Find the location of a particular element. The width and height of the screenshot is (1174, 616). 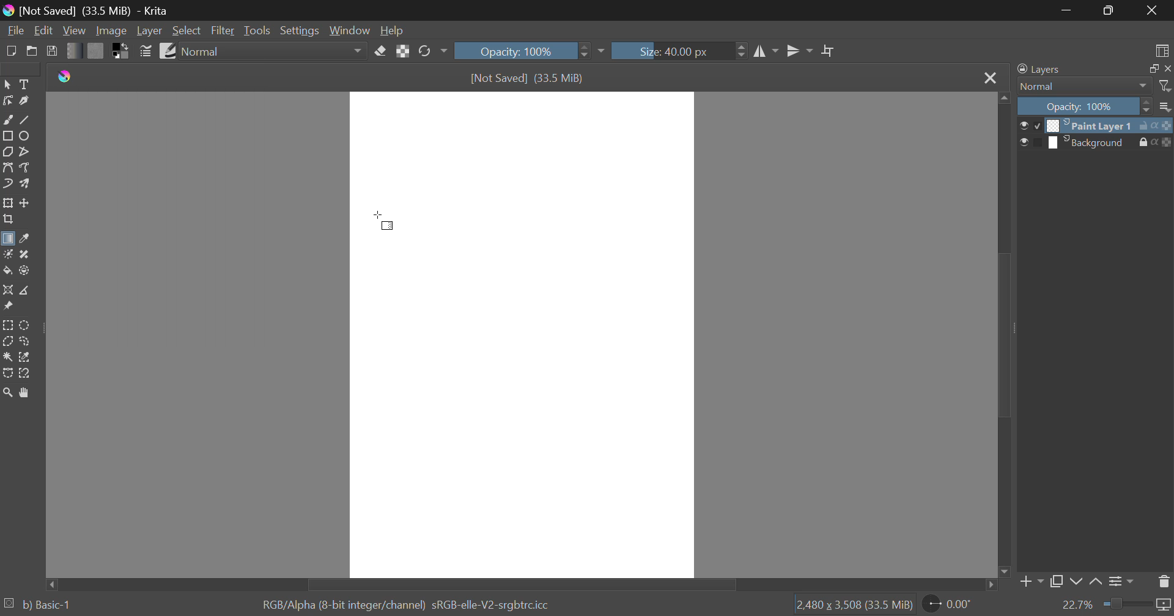

New is located at coordinates (10, 50).